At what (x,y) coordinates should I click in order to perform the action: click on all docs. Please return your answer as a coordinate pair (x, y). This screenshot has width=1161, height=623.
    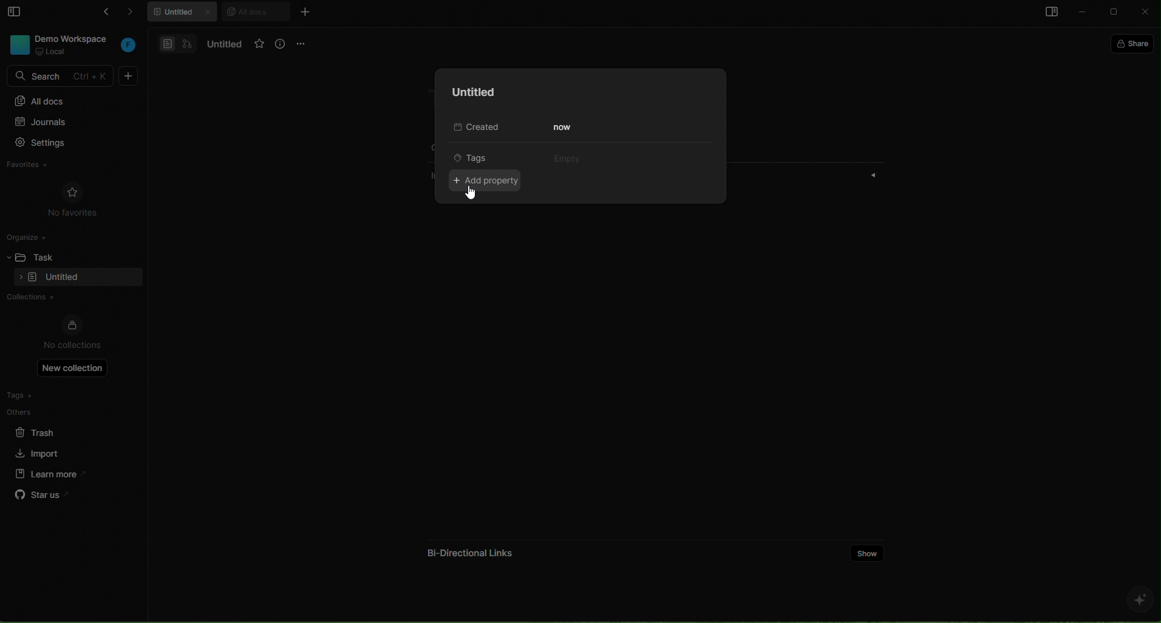
    Looking at the image, I should click on (255, 11).